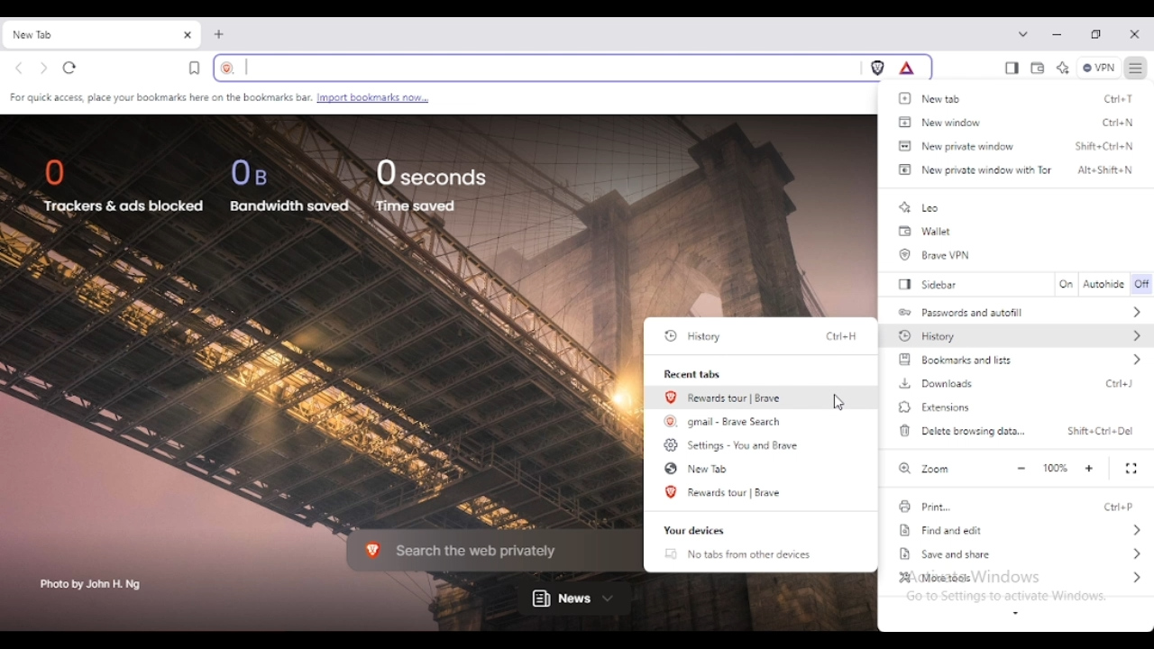 The image size is (1154, 649). Describe the element at coordinates (1132, 469) in the screenshot. I see `full screen` at that location.